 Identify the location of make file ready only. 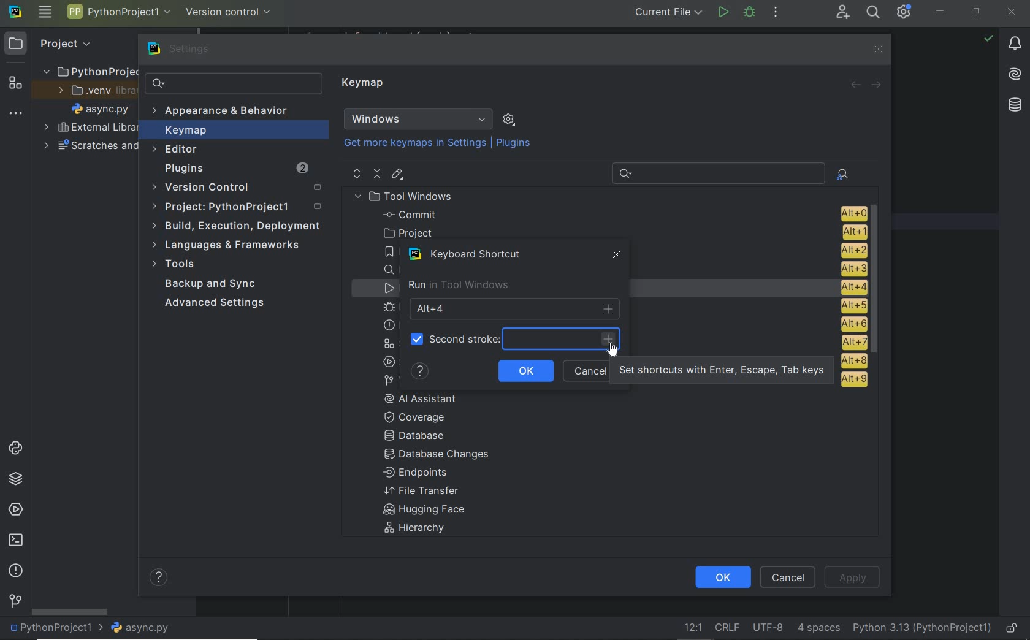
(1012, 629).